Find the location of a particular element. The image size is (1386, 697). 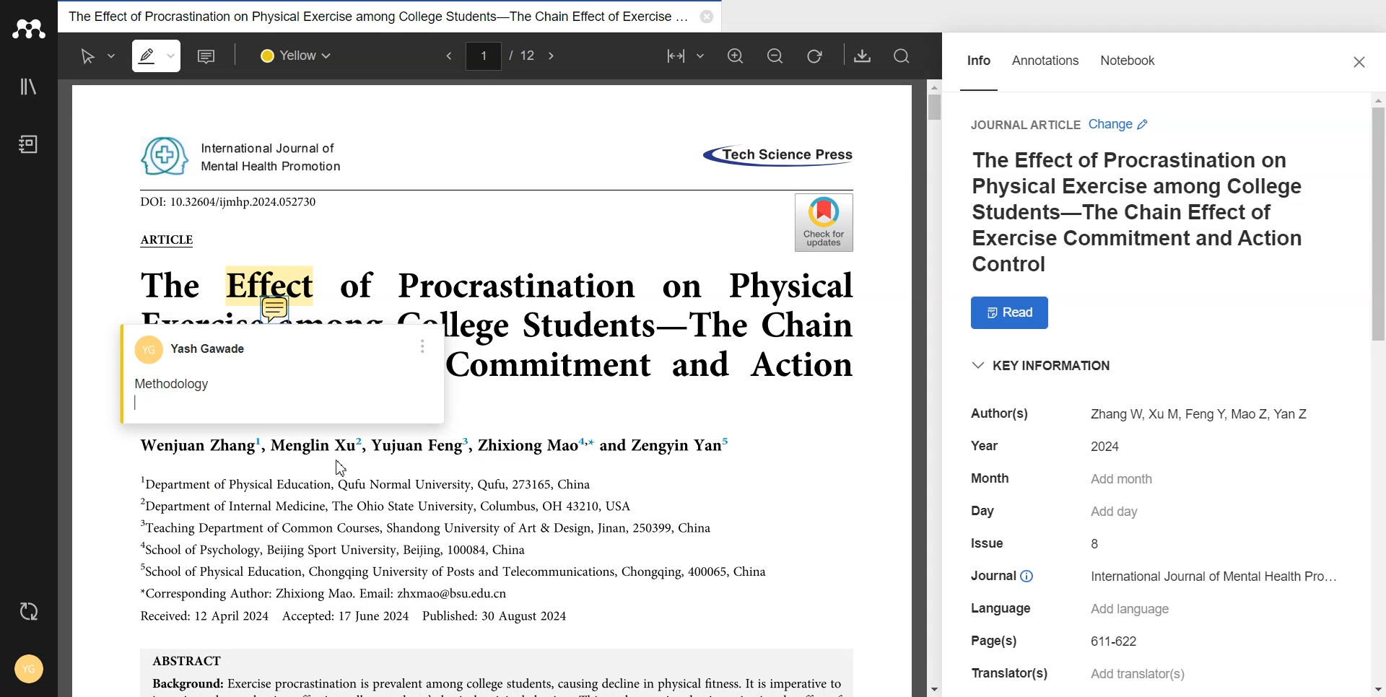

Read is located at coordinates (1018, 312).